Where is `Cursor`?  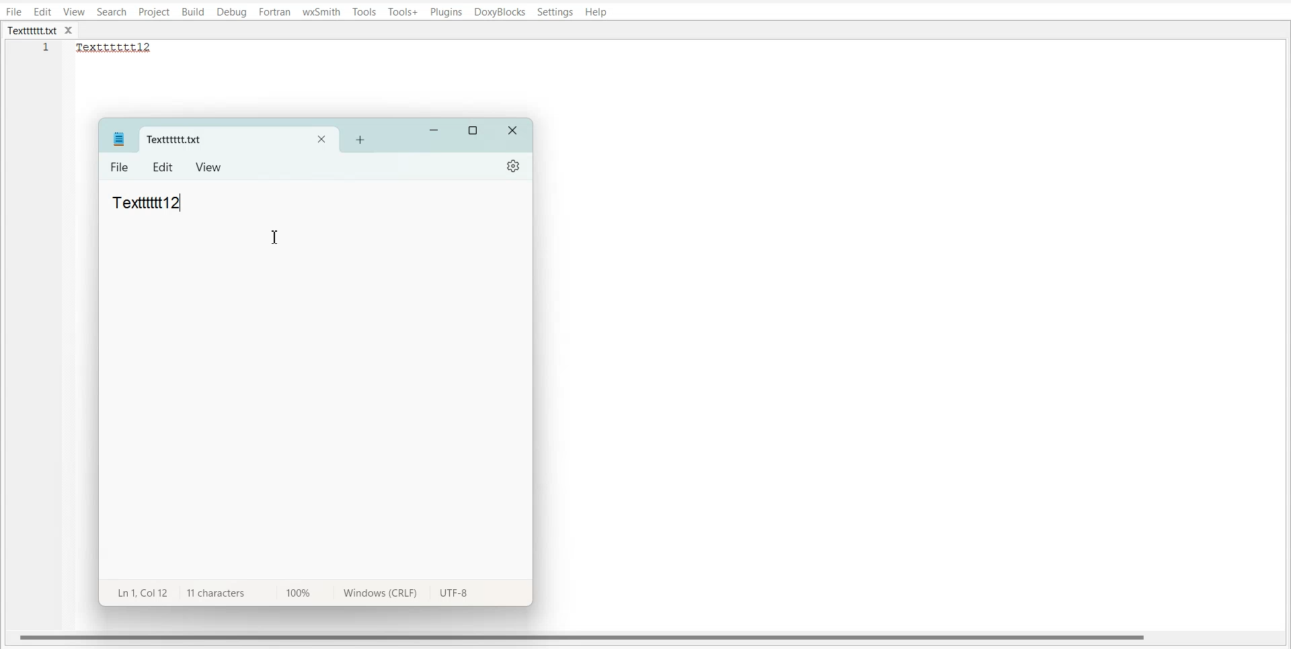
Cursor is located at coordinates (277, 239).